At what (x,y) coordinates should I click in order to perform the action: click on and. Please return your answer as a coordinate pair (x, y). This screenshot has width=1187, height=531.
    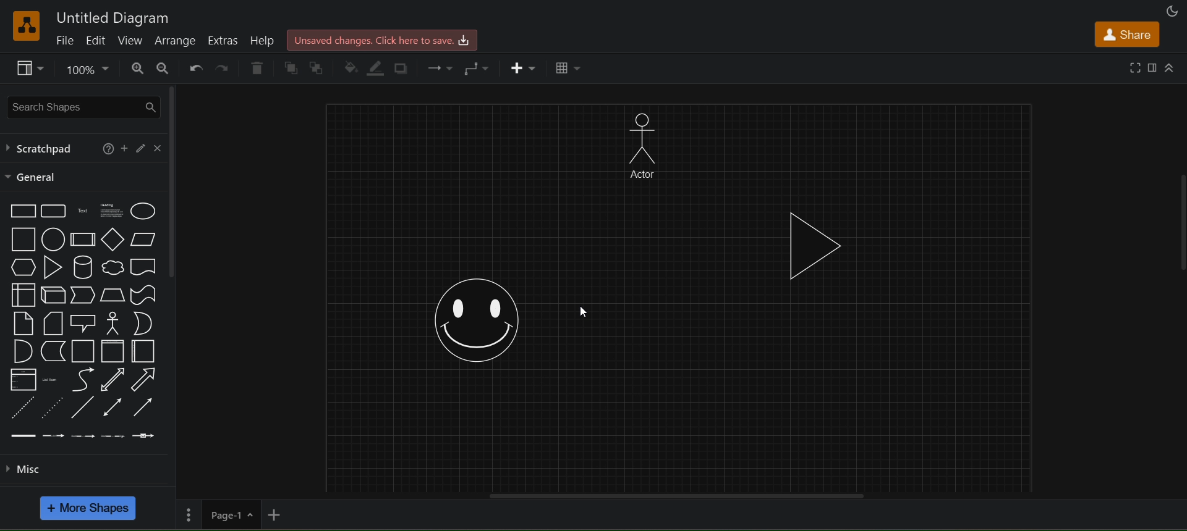
    Looking at the image, I should click on (21, 351).